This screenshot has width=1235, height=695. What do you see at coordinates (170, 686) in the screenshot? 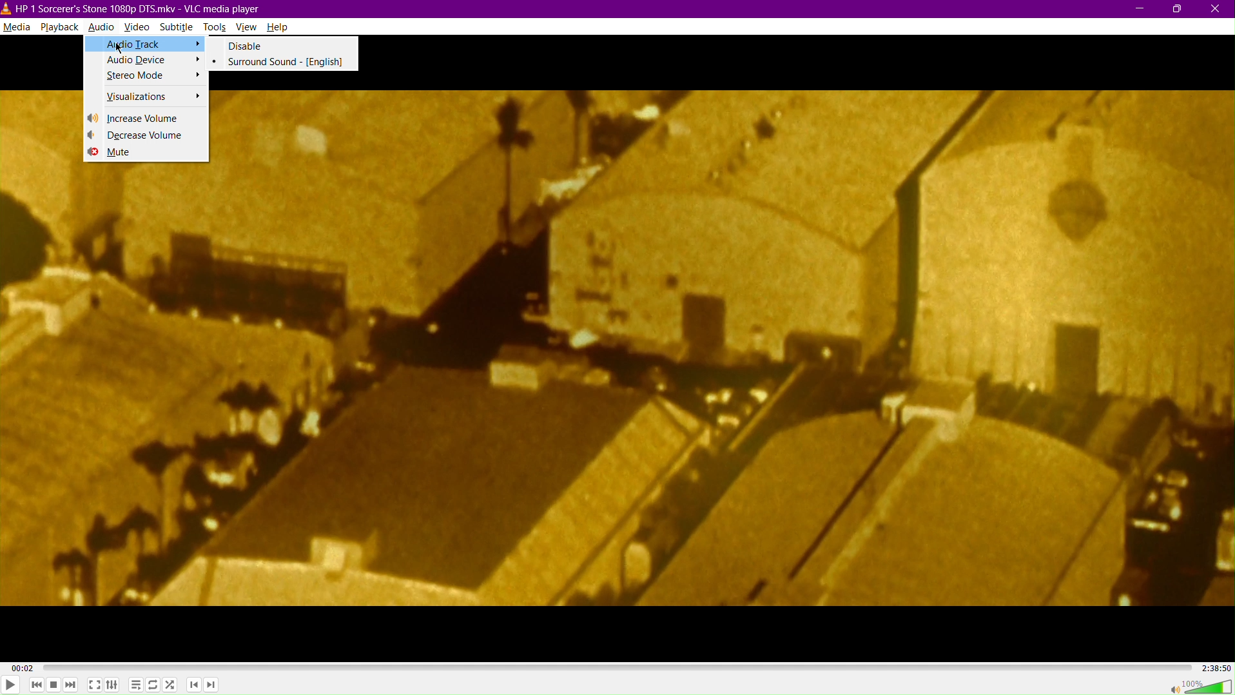
I see `Random` at bounding box center [170, 686].